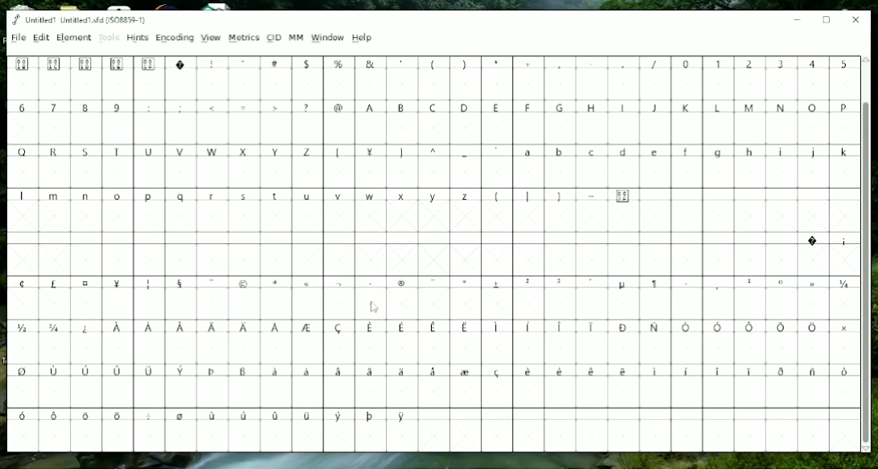  Describe the element at coordinates (769, 64) in the screenshot. I see `Numbers` at that location.